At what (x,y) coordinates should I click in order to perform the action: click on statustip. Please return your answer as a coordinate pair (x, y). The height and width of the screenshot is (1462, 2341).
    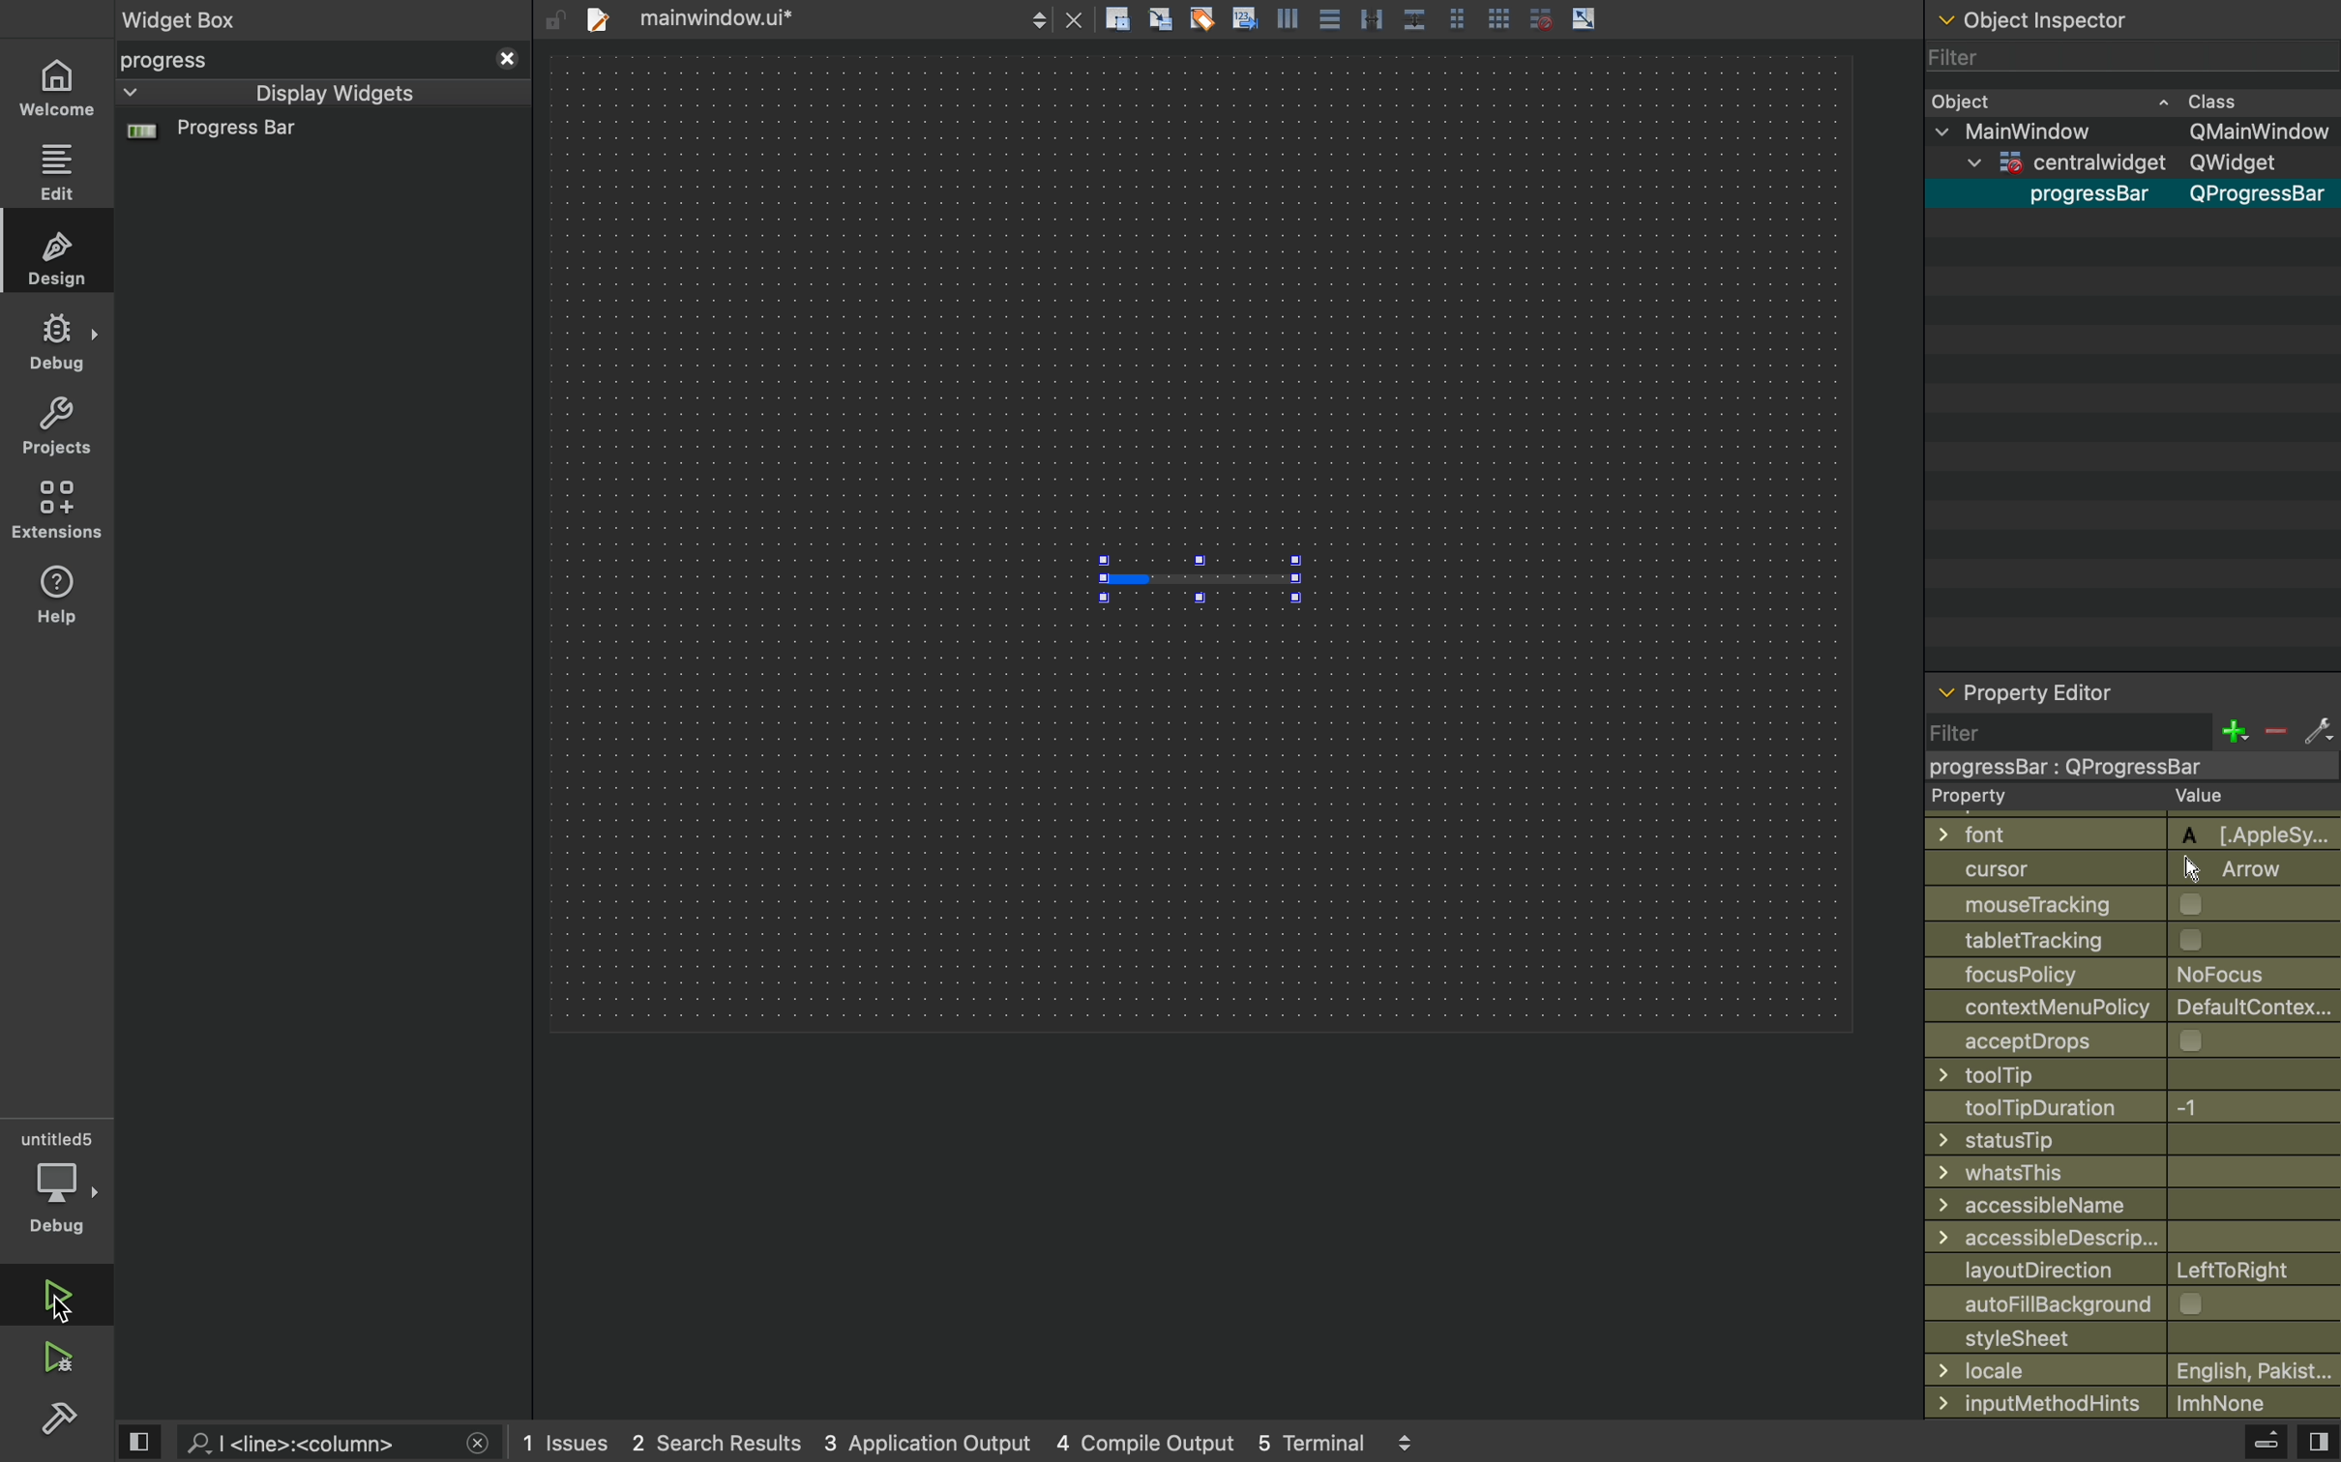
    Looking at the image, I should click on (2125, 1139).